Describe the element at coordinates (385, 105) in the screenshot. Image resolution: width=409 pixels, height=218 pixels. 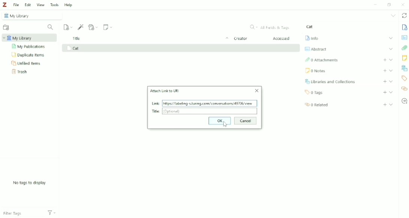
I see `Add` at that location.